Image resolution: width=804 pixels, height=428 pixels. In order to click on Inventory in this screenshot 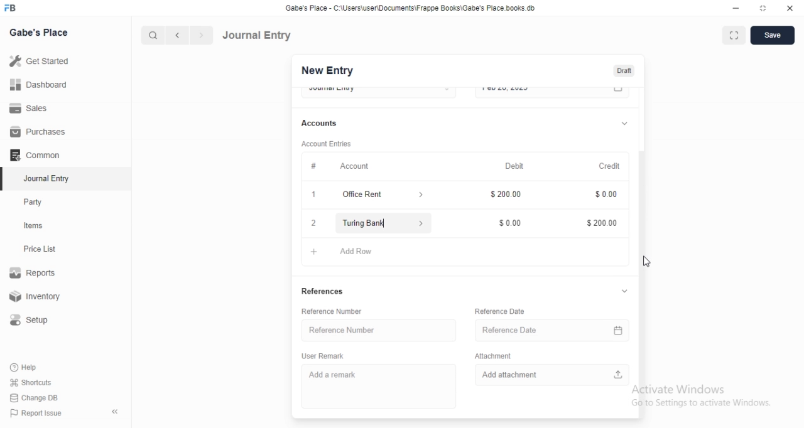, I will do `click(37, 297)`.